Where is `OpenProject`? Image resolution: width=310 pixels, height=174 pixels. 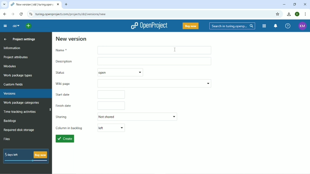 OpenProject is located at coordinates (149, 26).